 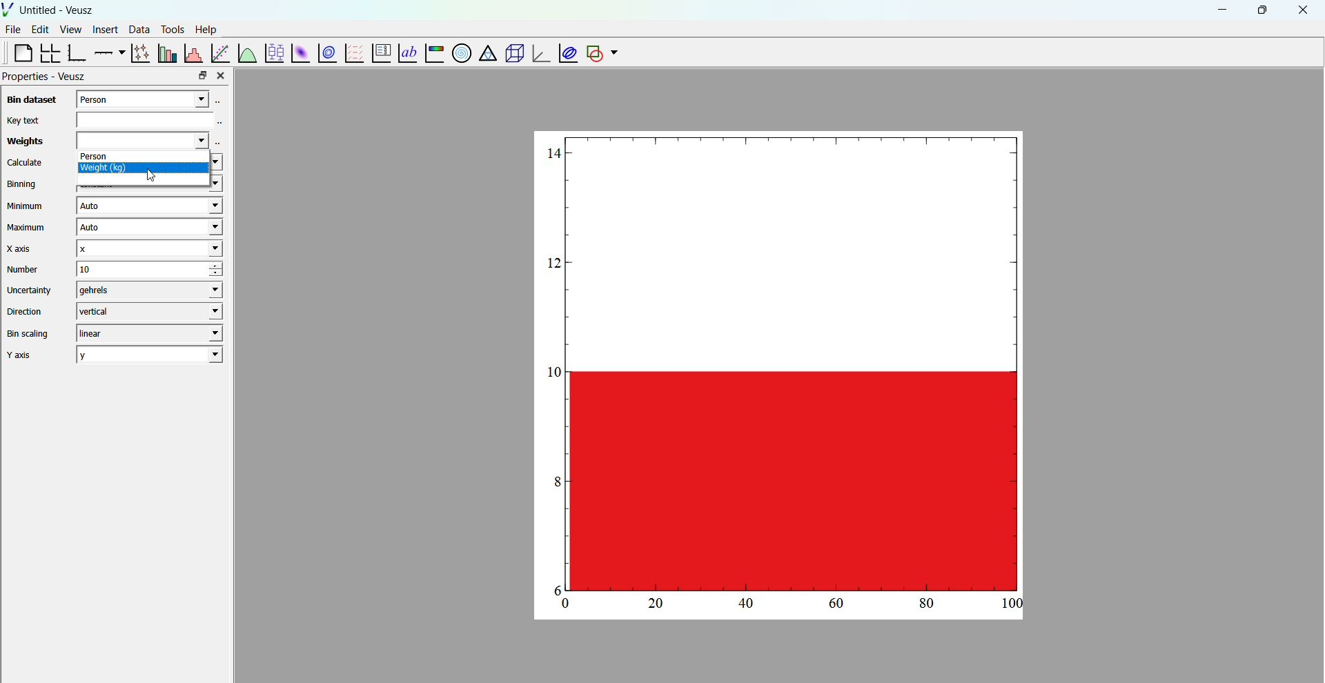 What do you see at coordinates (146, 333) in the screenshot?
I see `liner - drop down` at bounding box center [146, 333].